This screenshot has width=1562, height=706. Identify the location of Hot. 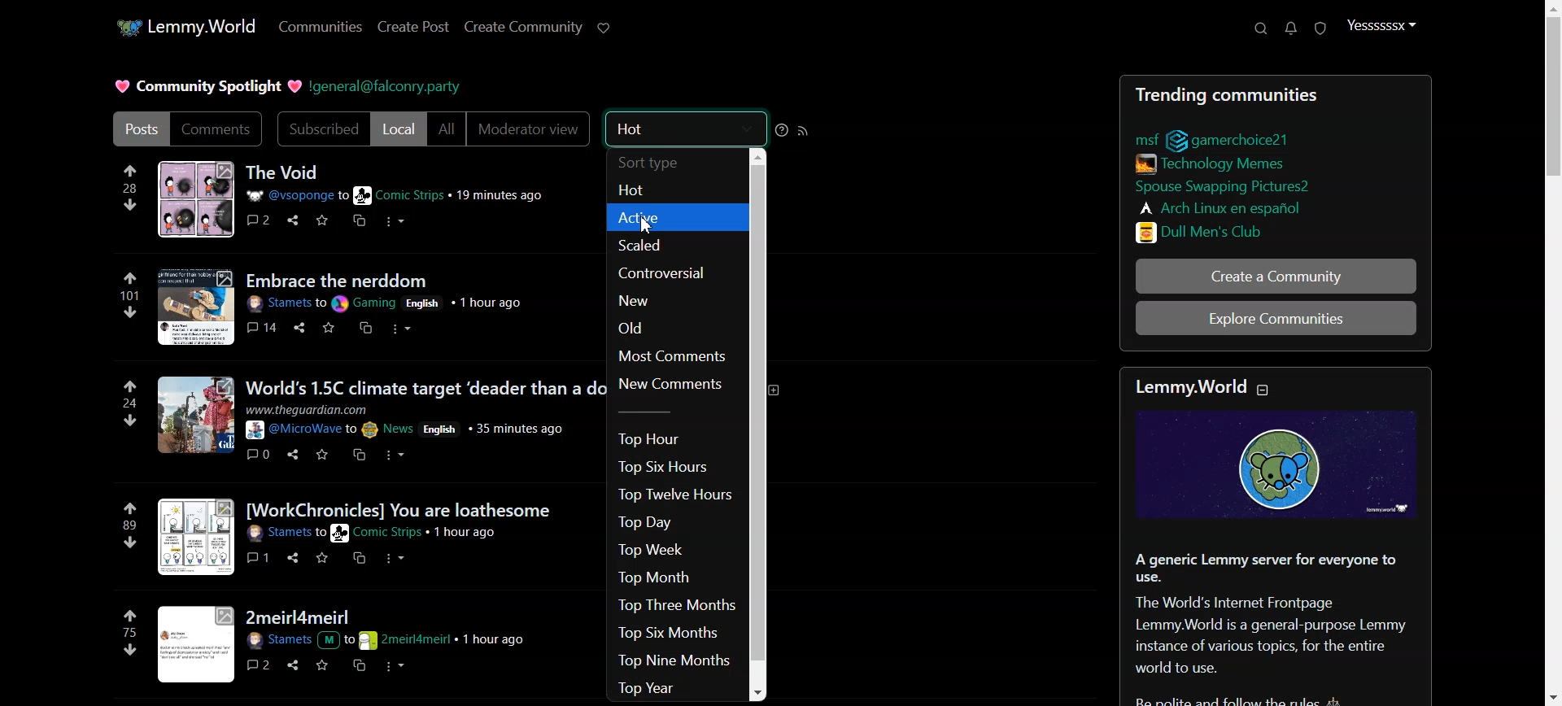
(684, 128).